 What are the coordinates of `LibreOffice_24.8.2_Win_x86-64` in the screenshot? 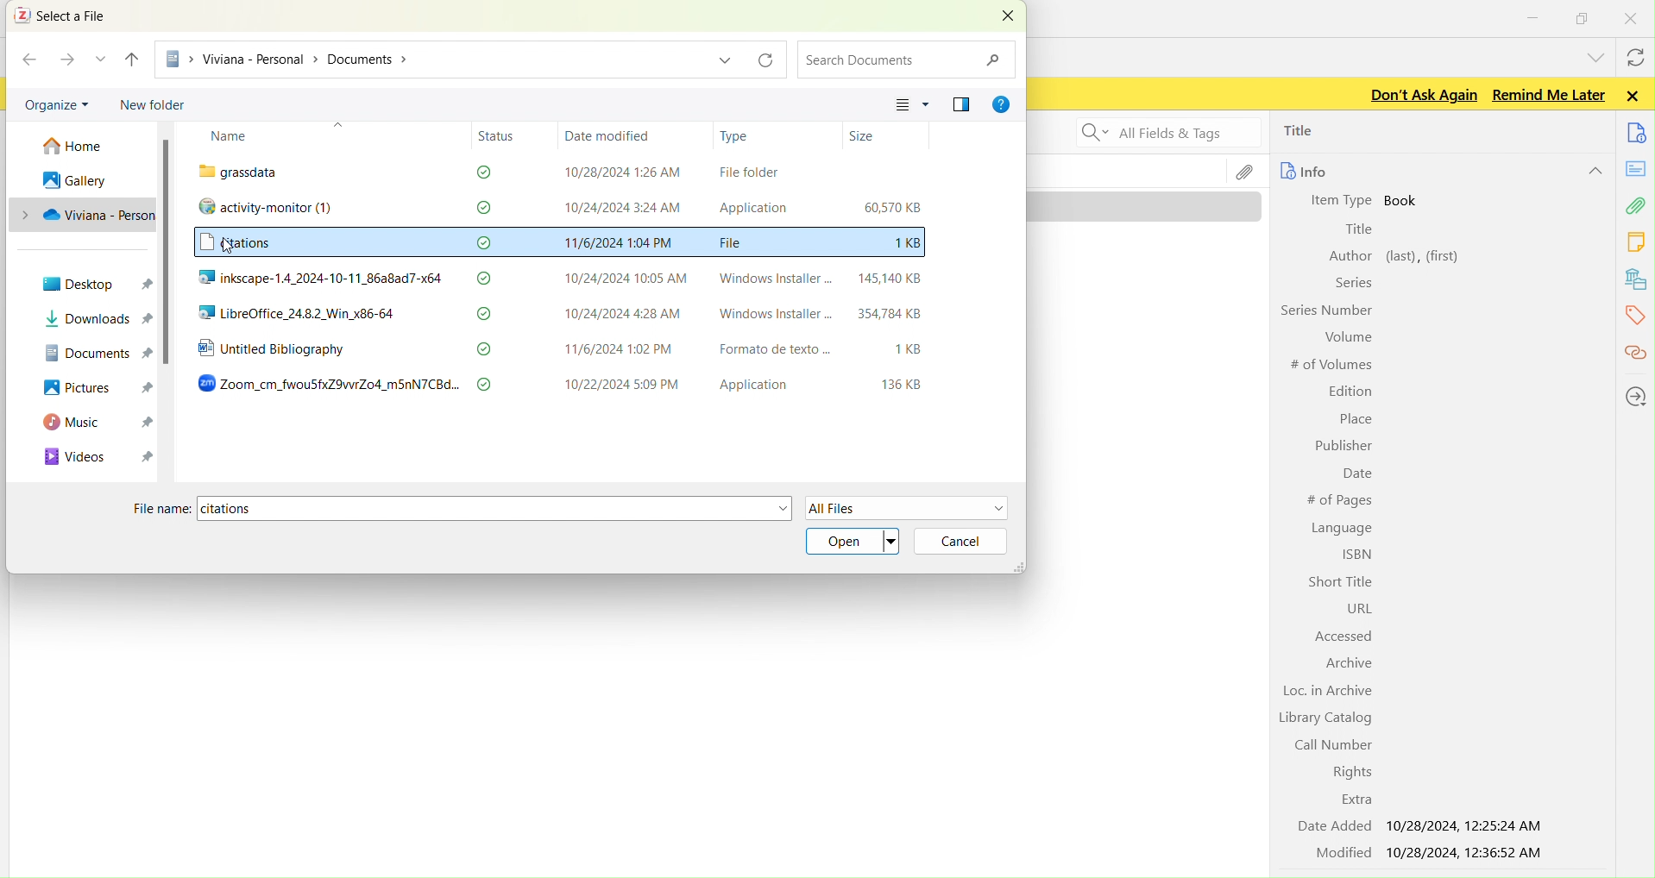 It's located at (316, 315).